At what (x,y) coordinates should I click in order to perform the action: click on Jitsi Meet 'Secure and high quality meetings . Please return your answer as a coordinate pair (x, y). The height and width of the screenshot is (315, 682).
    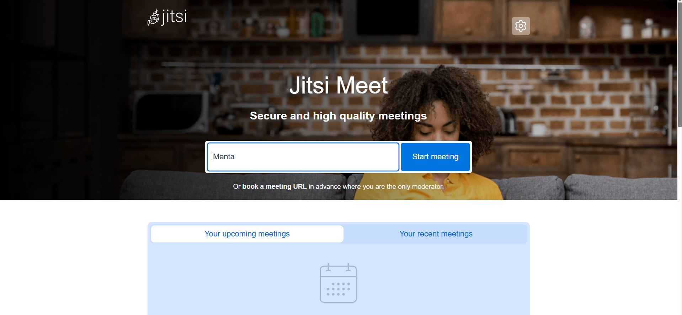
    Looking at the image, I should click on (346, 104).